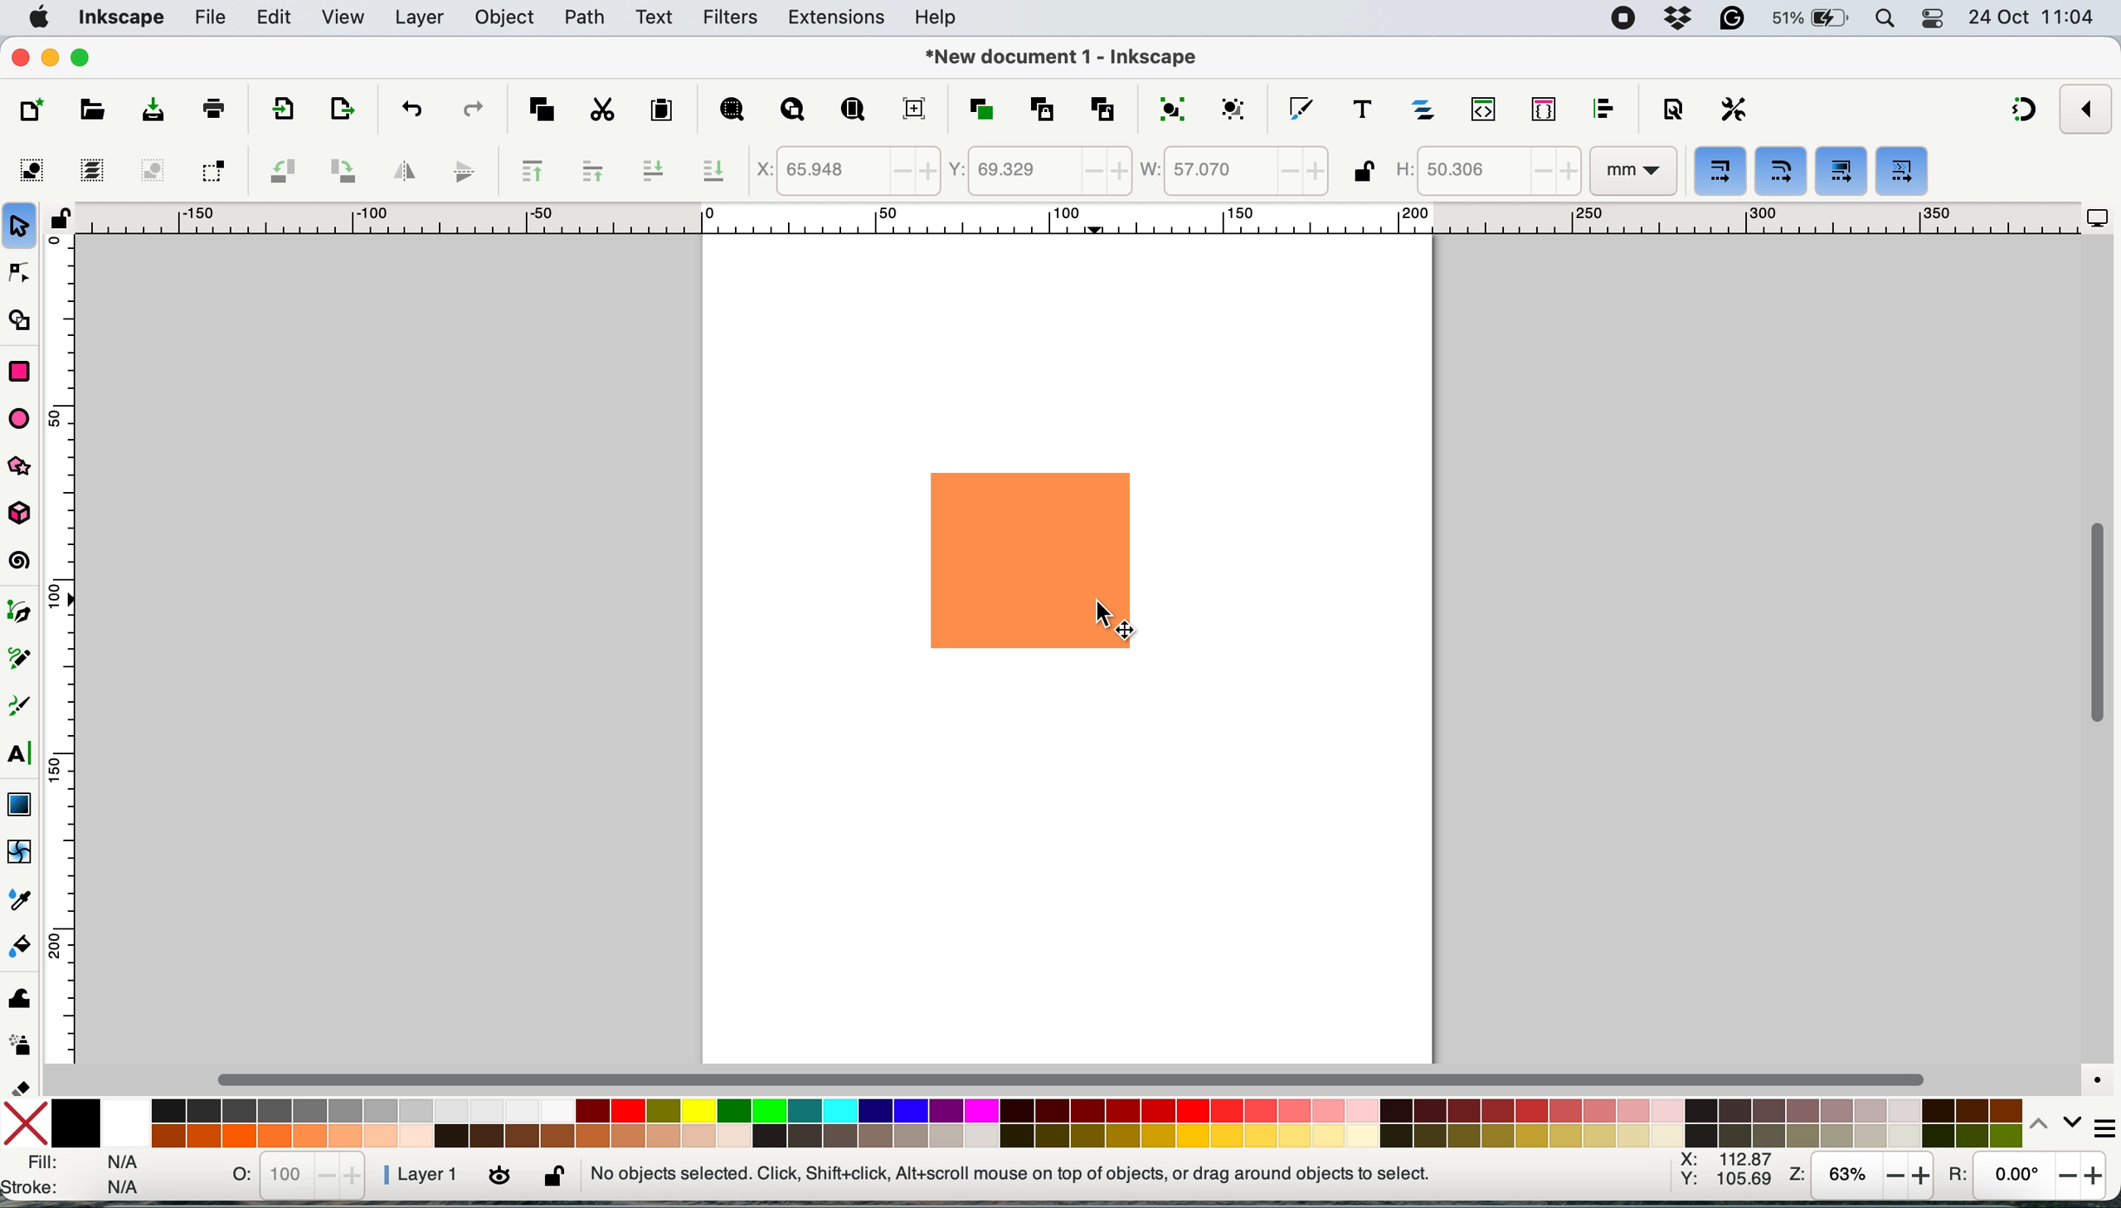 The height and width of the screenshot is (1208, 2121). What do you see at coordinates (853, 110) in the screenshot?
I see `zoom page` at bounding box center [853, 110].